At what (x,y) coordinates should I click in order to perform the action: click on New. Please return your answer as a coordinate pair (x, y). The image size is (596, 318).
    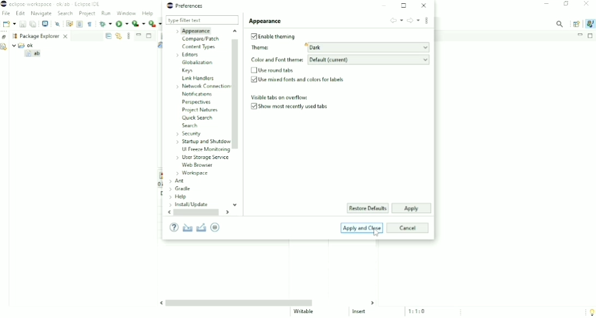
    Looking at the image, I should click on (8, 24).